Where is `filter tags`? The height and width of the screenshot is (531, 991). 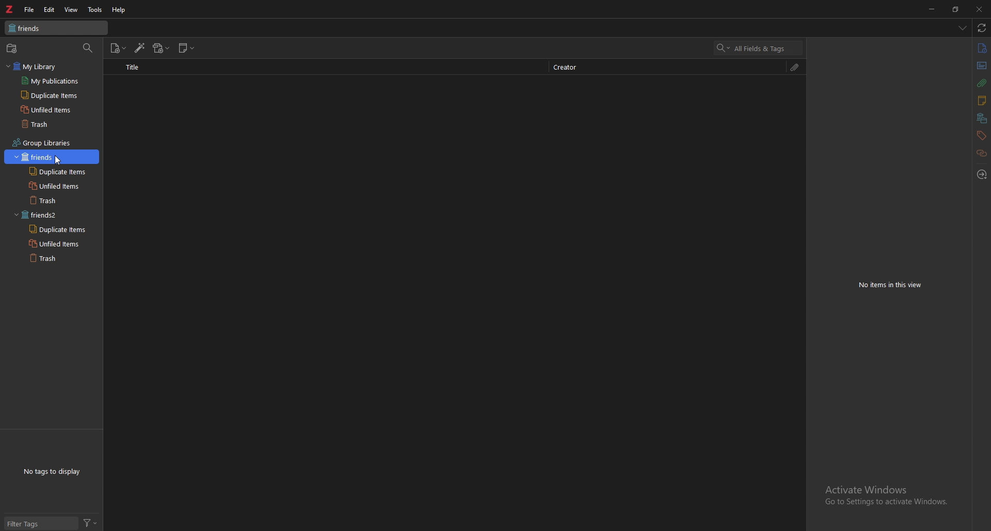 filter tags is located at coordinates (41, 522).